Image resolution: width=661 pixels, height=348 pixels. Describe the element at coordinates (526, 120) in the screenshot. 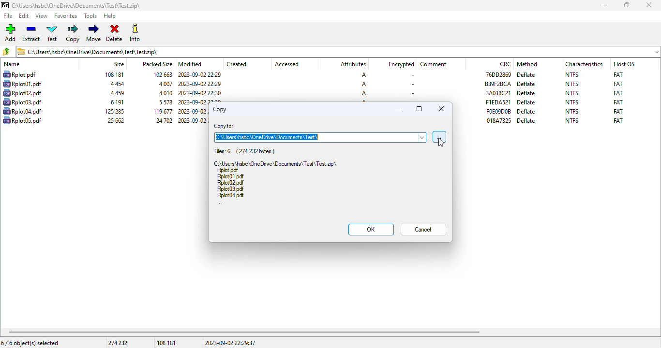

I see `deflate` at that location.